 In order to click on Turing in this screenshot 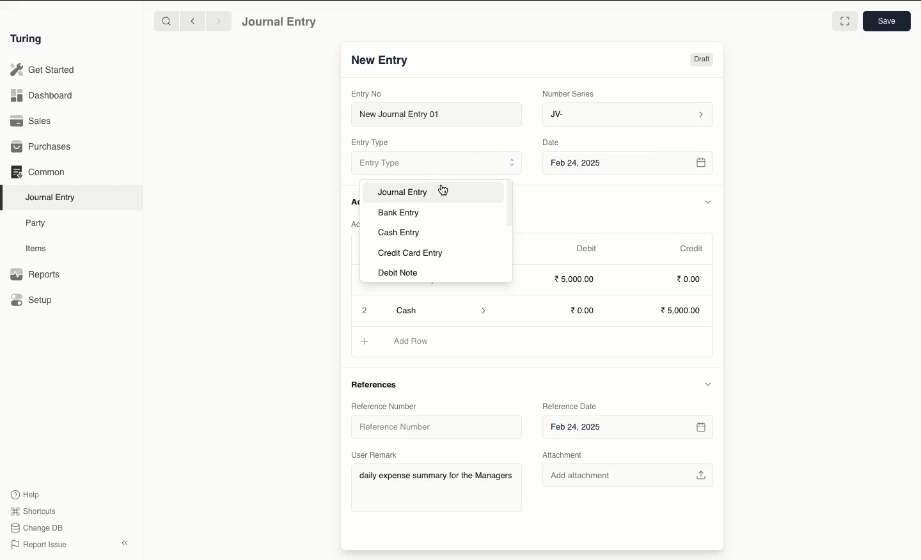, I will do `click(29, 40)`.